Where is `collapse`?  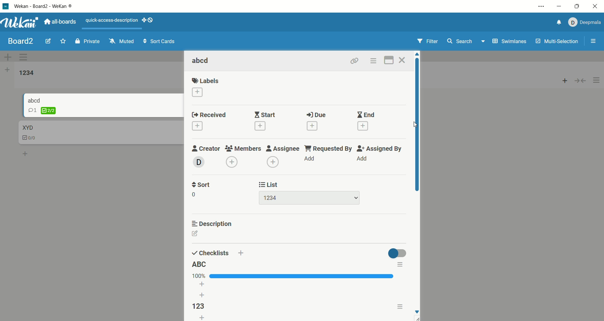
collapse is located at coordinates (583, 80).